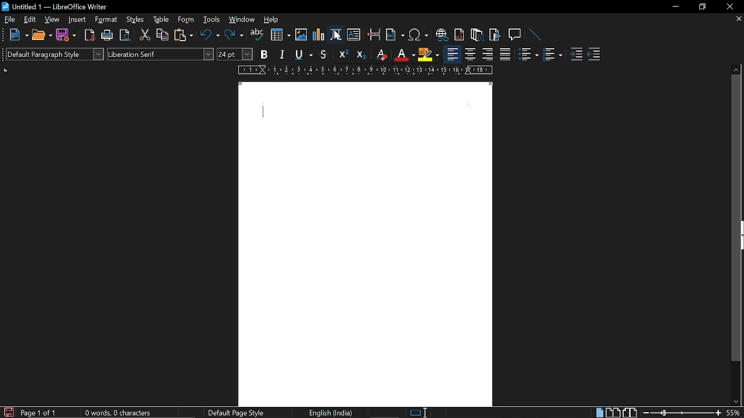 This screenshot has width=744, height=418. What do you see at coordinates (6, 6) in the screenshot?
I see `libreoffice writer logo` at bounding box center [6, 6].